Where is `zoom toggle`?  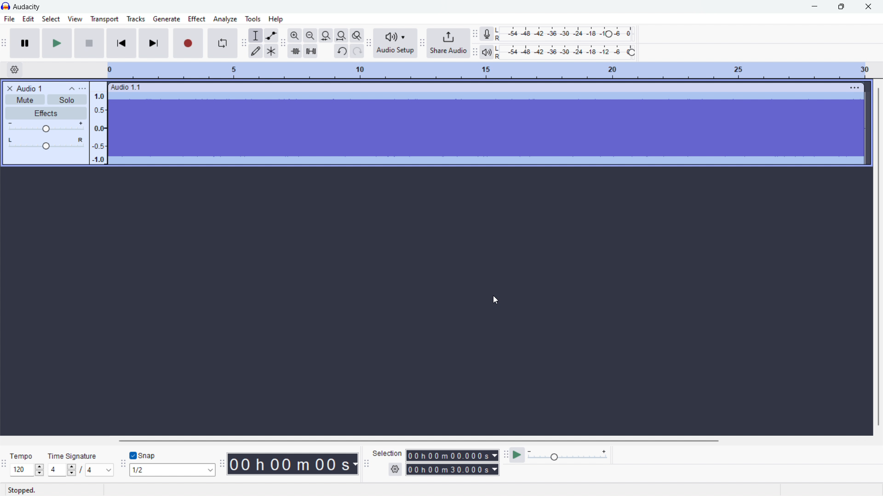
zoom toggle is located at coordinates (357, 35).